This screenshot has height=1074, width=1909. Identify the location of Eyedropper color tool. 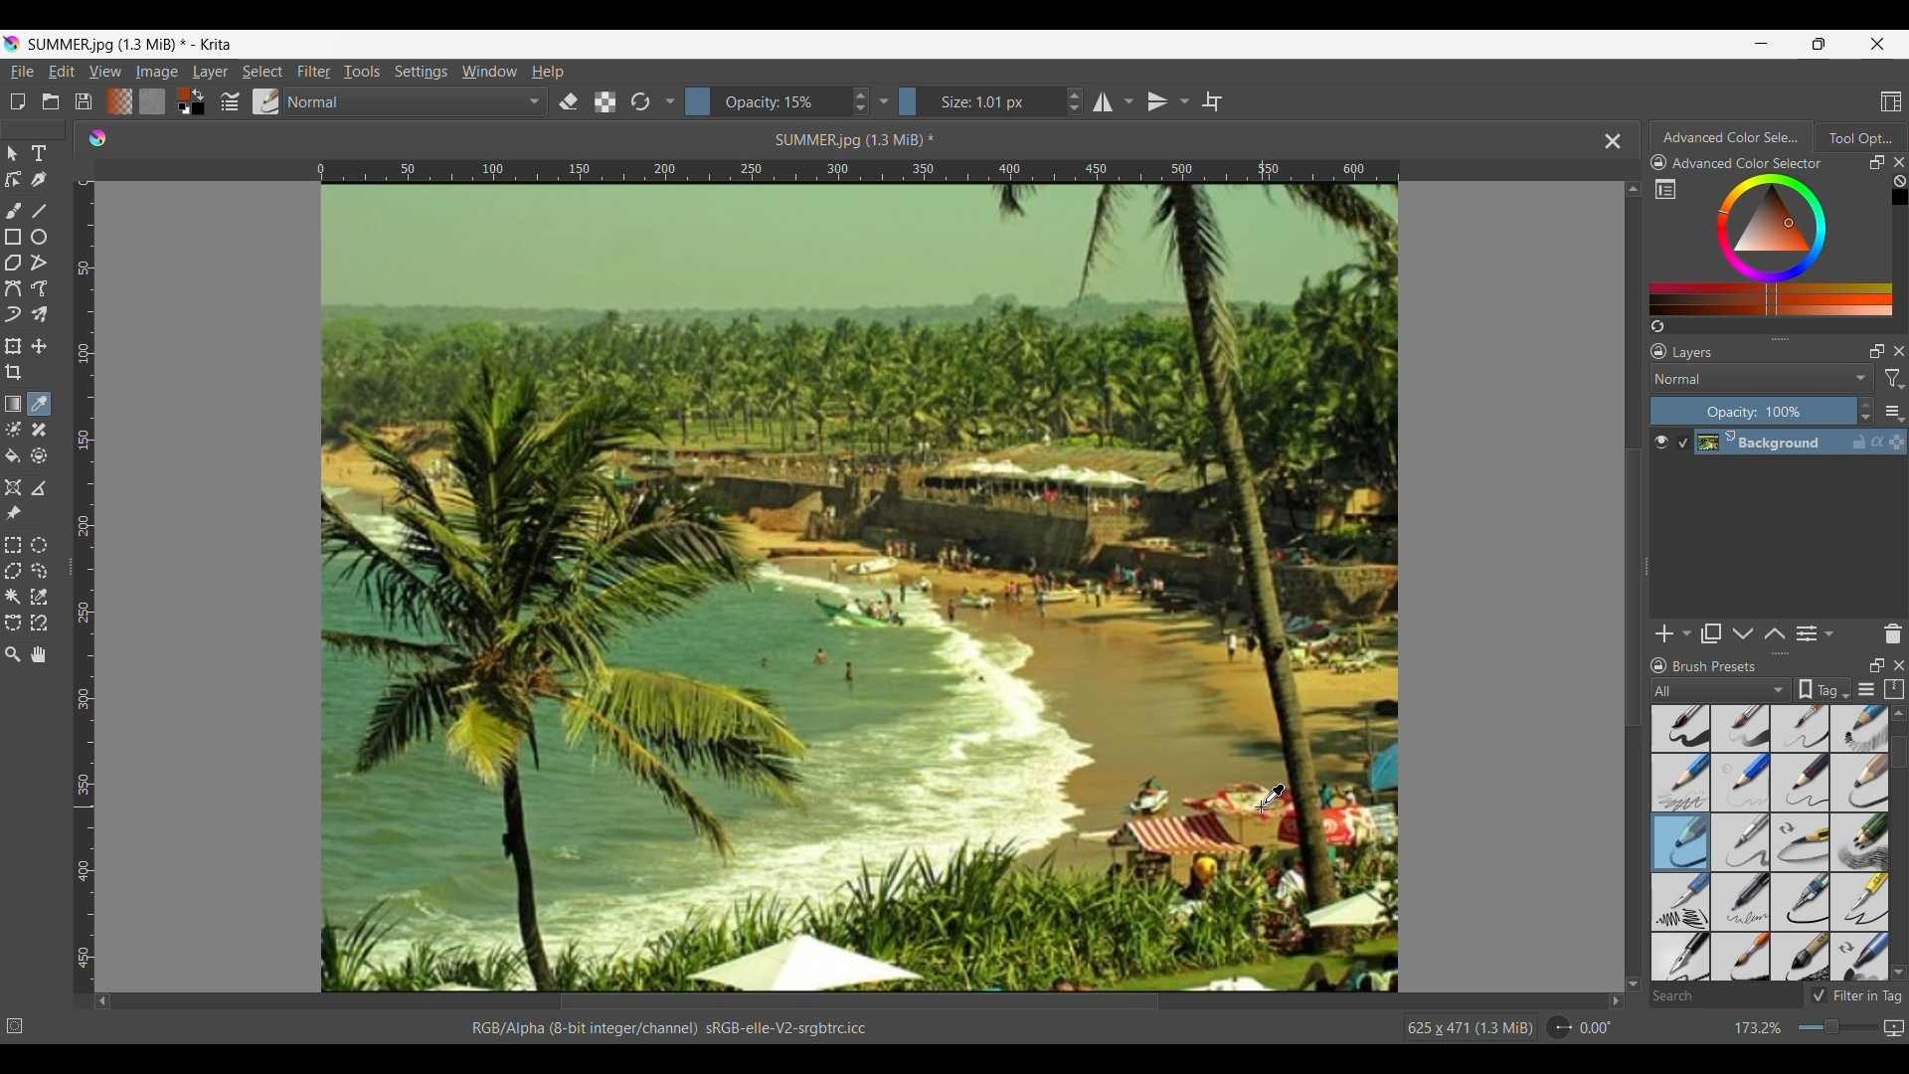
(38, 404).